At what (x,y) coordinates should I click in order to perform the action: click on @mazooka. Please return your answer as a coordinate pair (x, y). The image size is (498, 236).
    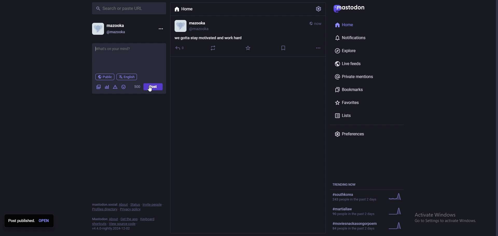
    Looking at the image, I should click on (200, 30).